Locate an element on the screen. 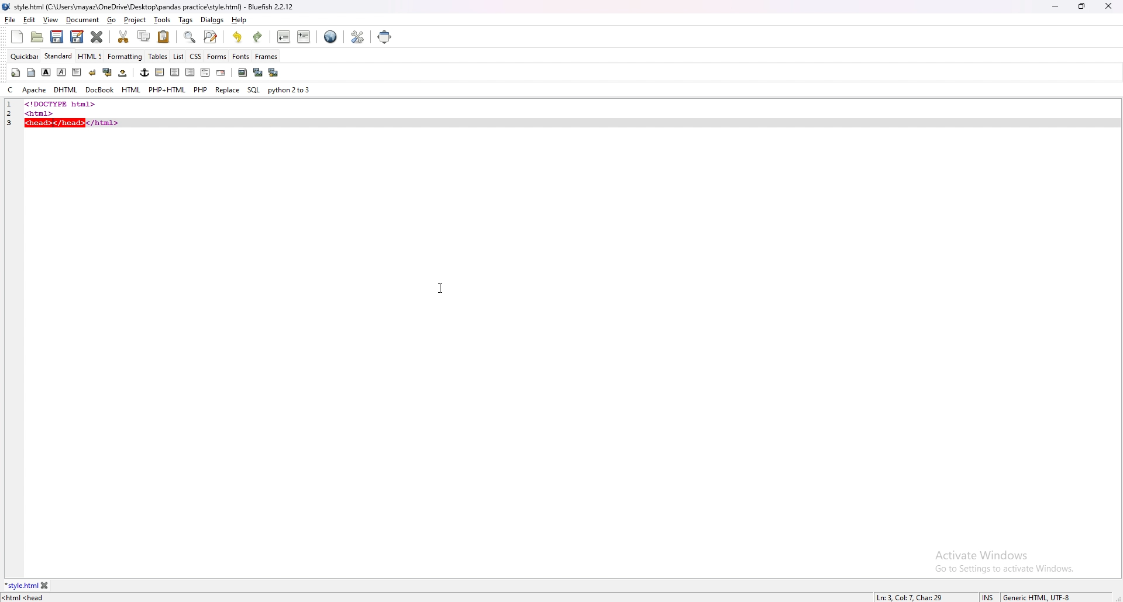 Image resolution: width=1123 pixels, height=602 pixels. resize is located at coordinates (1081, 6).